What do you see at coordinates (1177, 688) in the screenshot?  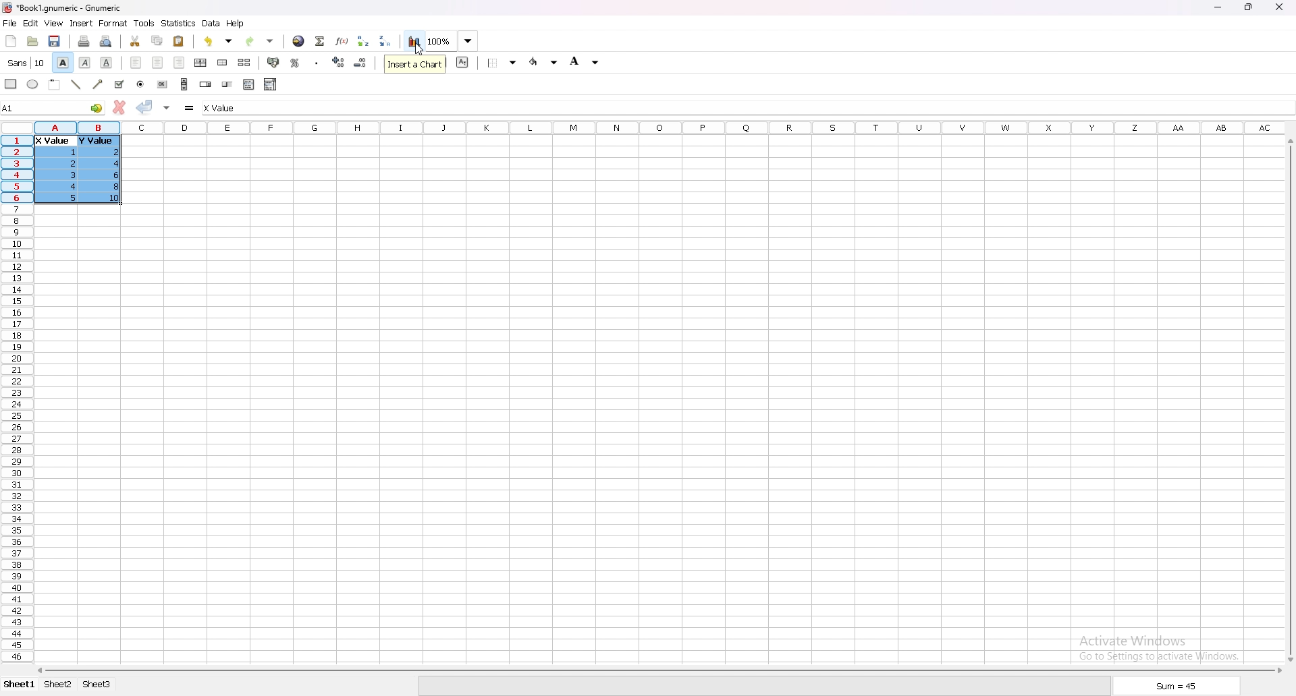 I see `sum` at bounding box center [1177, 688].